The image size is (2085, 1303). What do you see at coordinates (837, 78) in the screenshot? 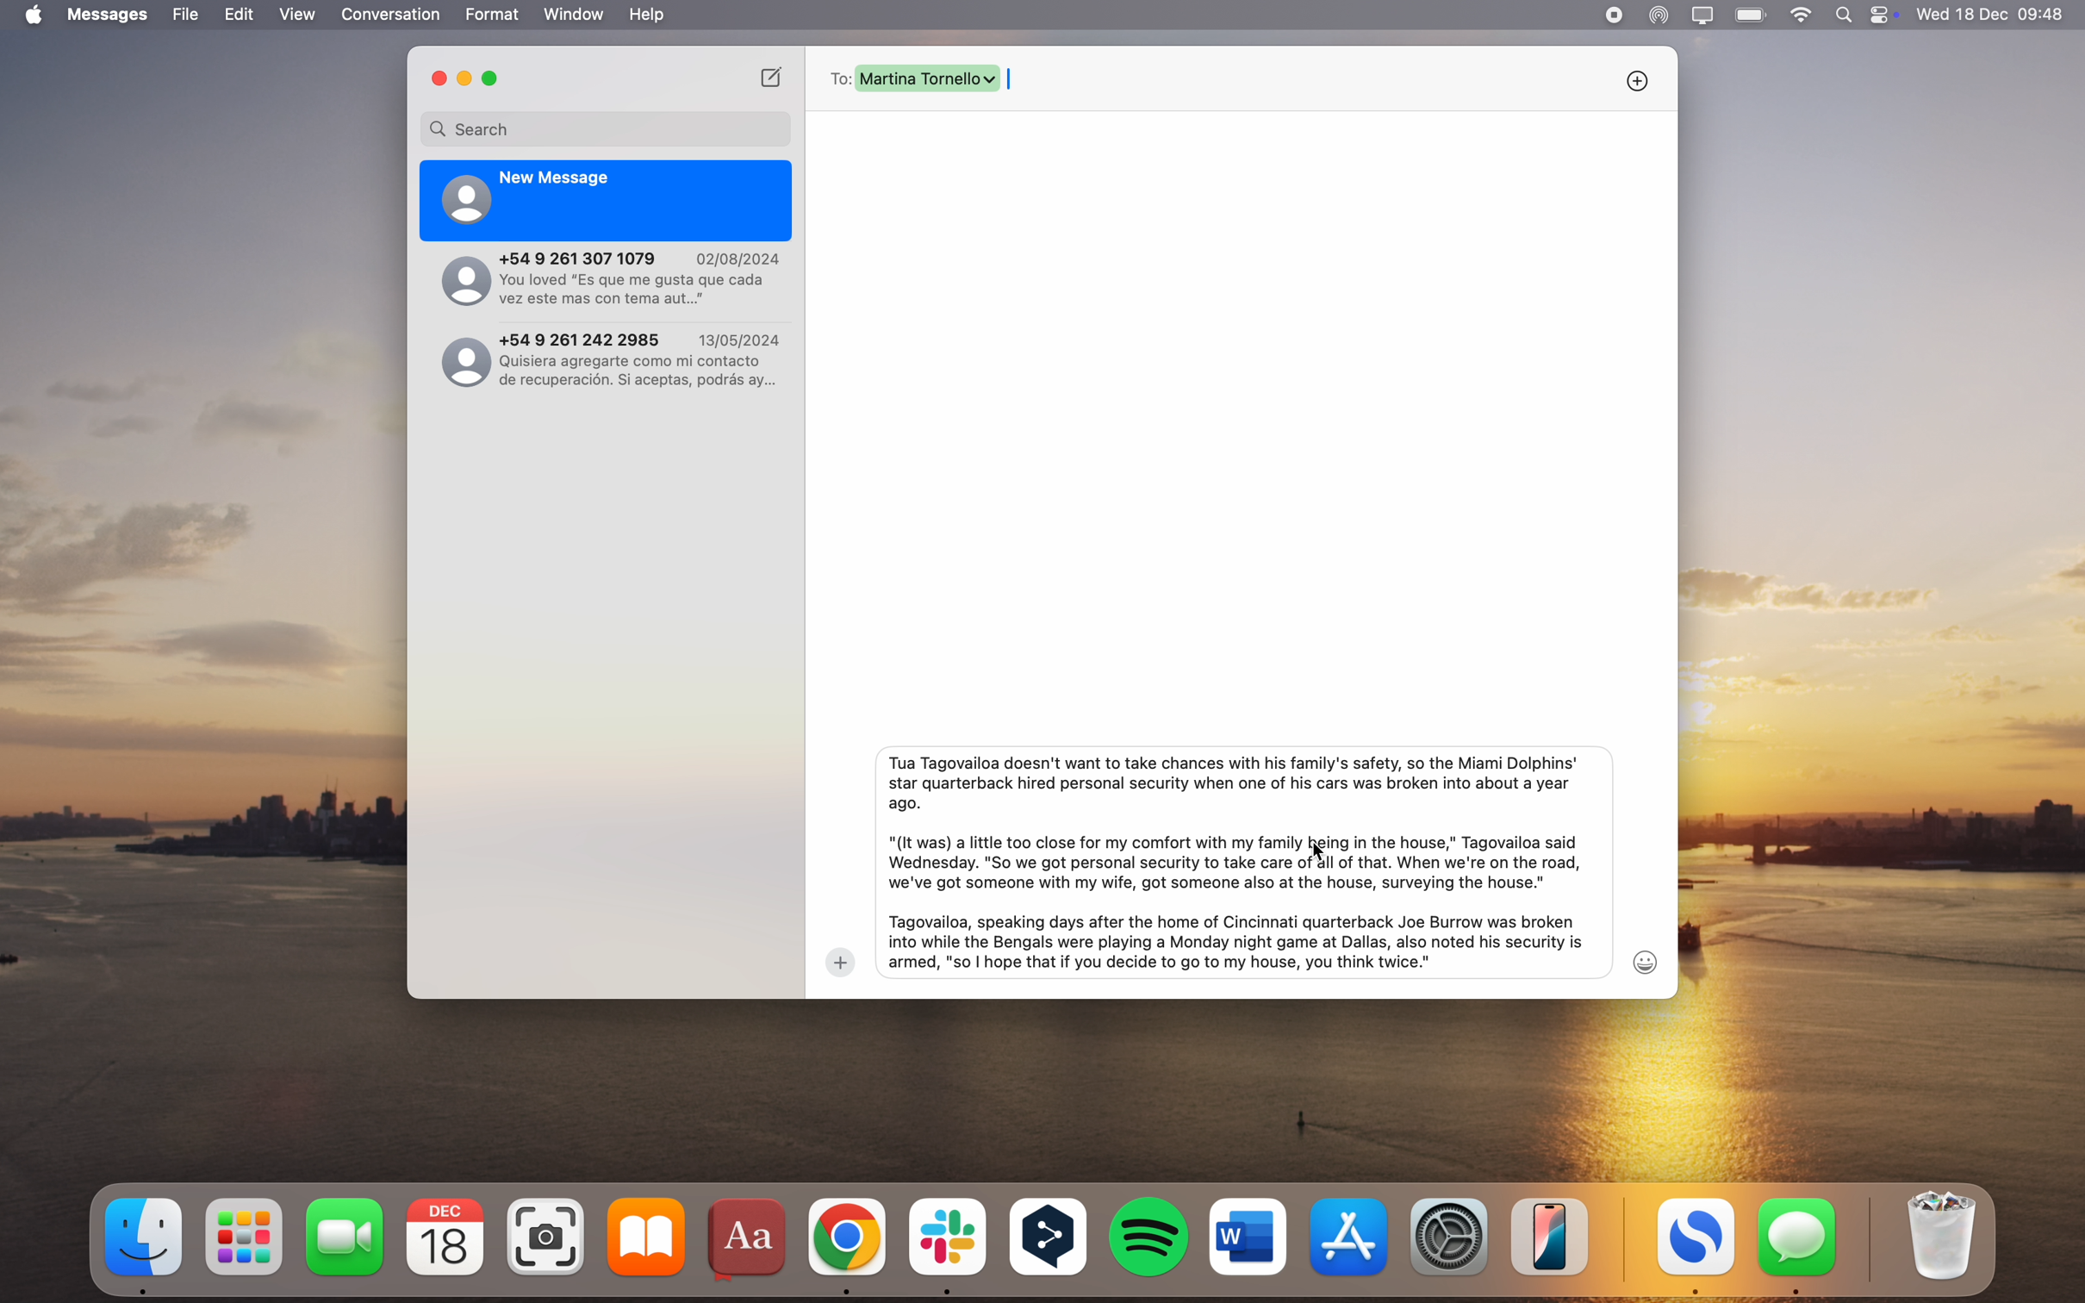
I see `to` at bounding box center [837, 78].